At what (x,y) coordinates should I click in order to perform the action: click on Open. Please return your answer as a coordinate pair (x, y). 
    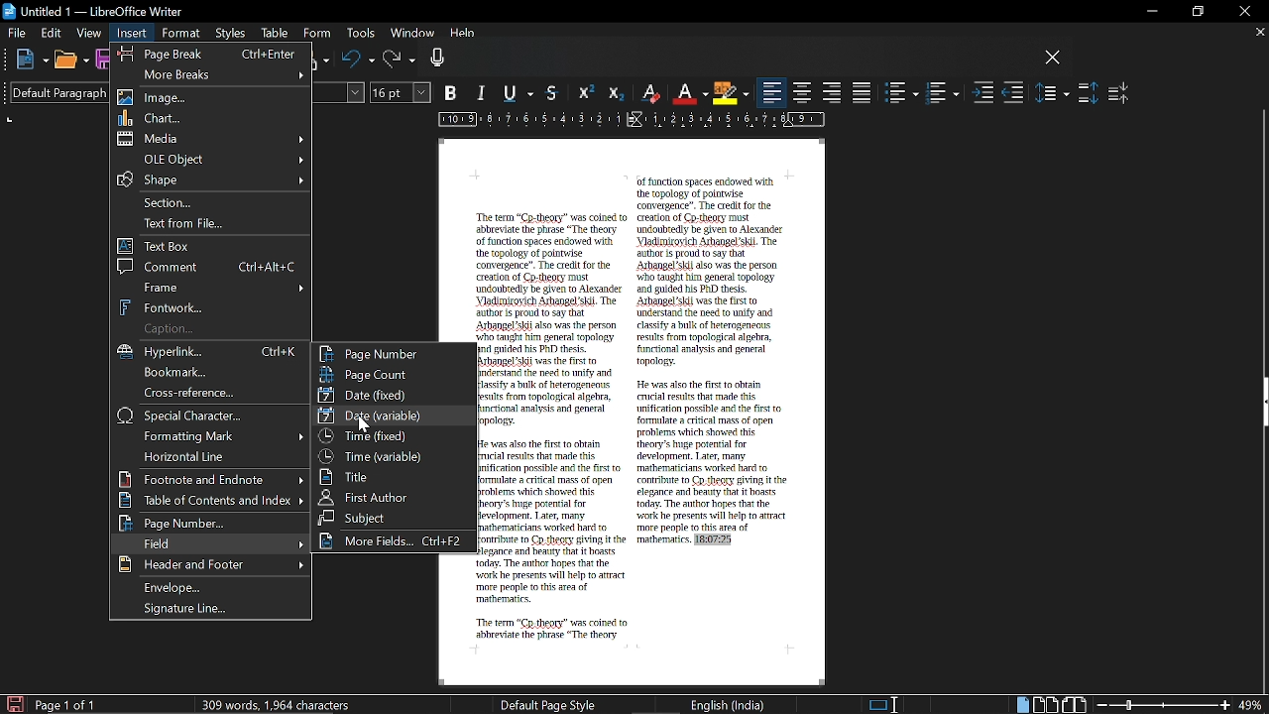
    Looking at the image, I should click on (70, 61).